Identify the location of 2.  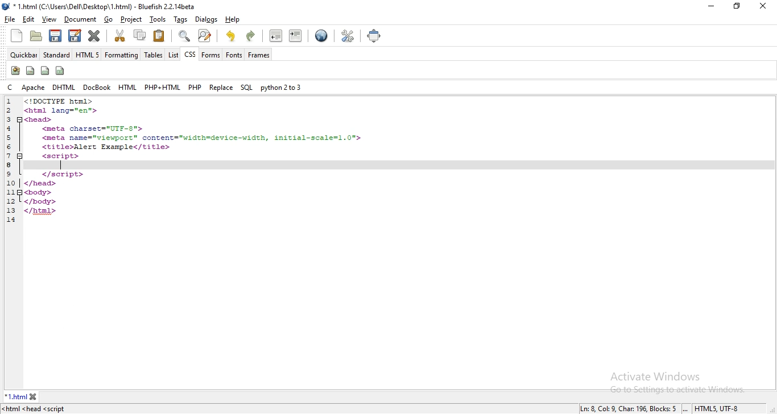
(12, 110).